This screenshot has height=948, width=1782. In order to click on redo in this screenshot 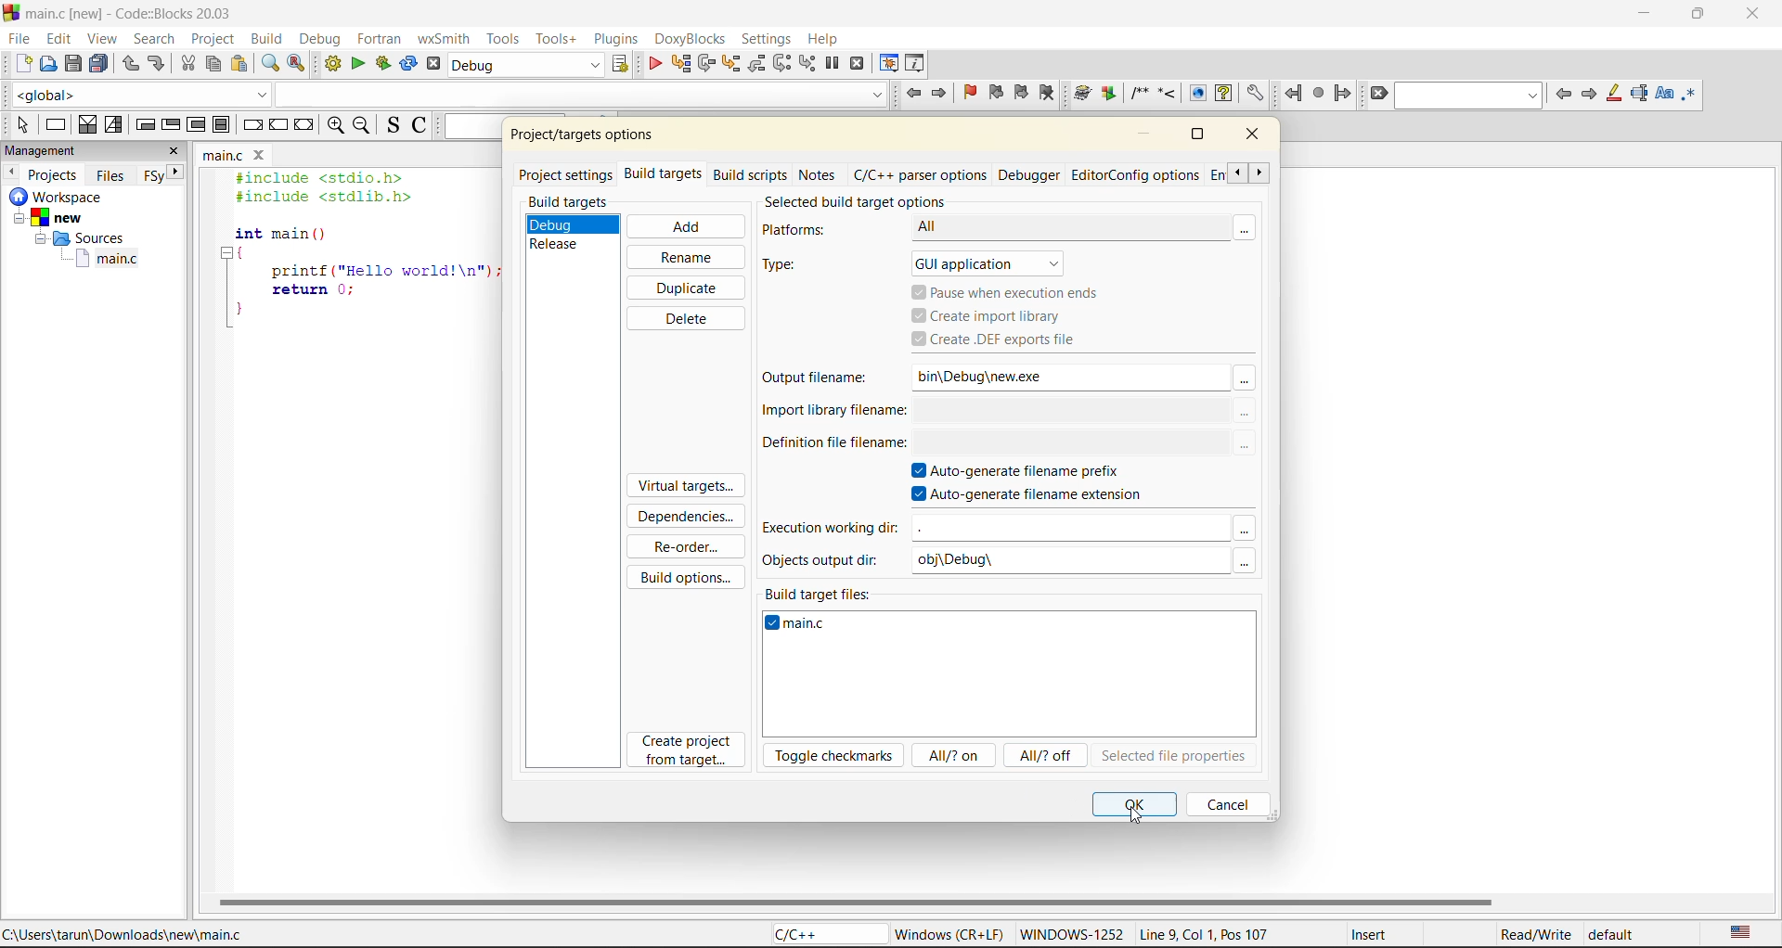, I will do `click(160, 65)`.